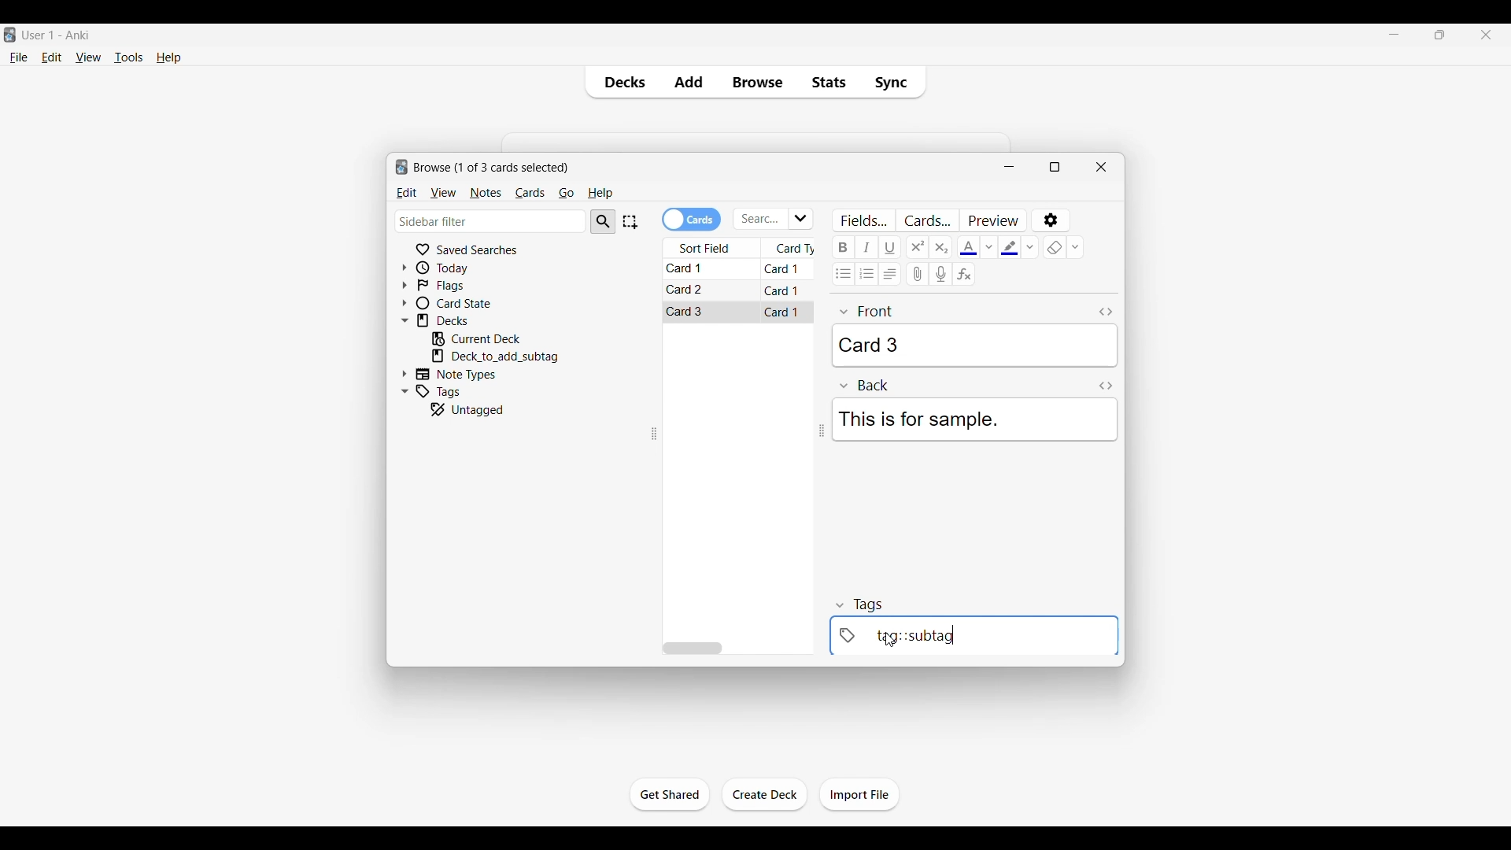  I want to click on Click to create another deck, so click(765, 794).